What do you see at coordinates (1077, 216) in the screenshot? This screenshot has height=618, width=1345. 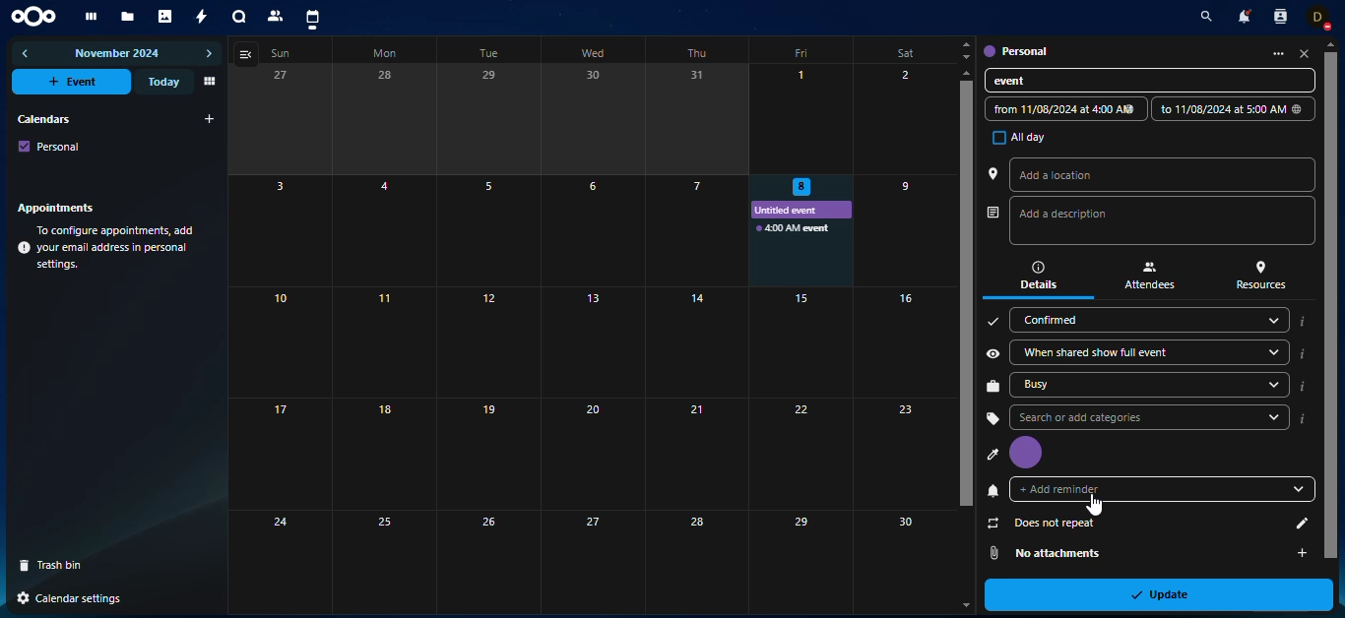 I see `description` at bounding box center [1077, 216].